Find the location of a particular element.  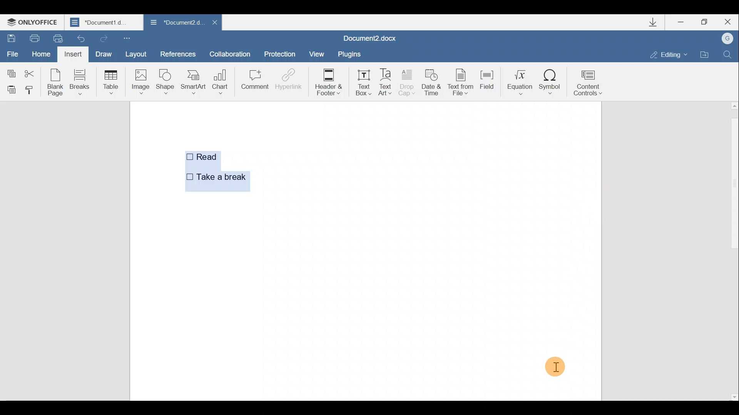

ONLYOFFICE is located at coordinates (34, 23).